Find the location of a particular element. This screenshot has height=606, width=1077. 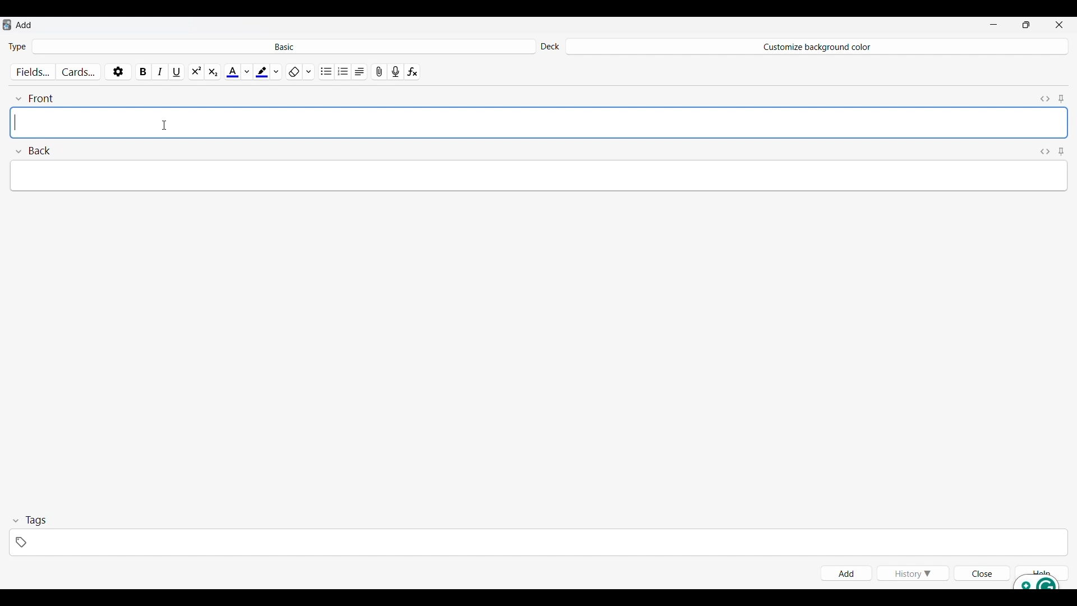

Collapse tags is located at coordinates (30, 521).